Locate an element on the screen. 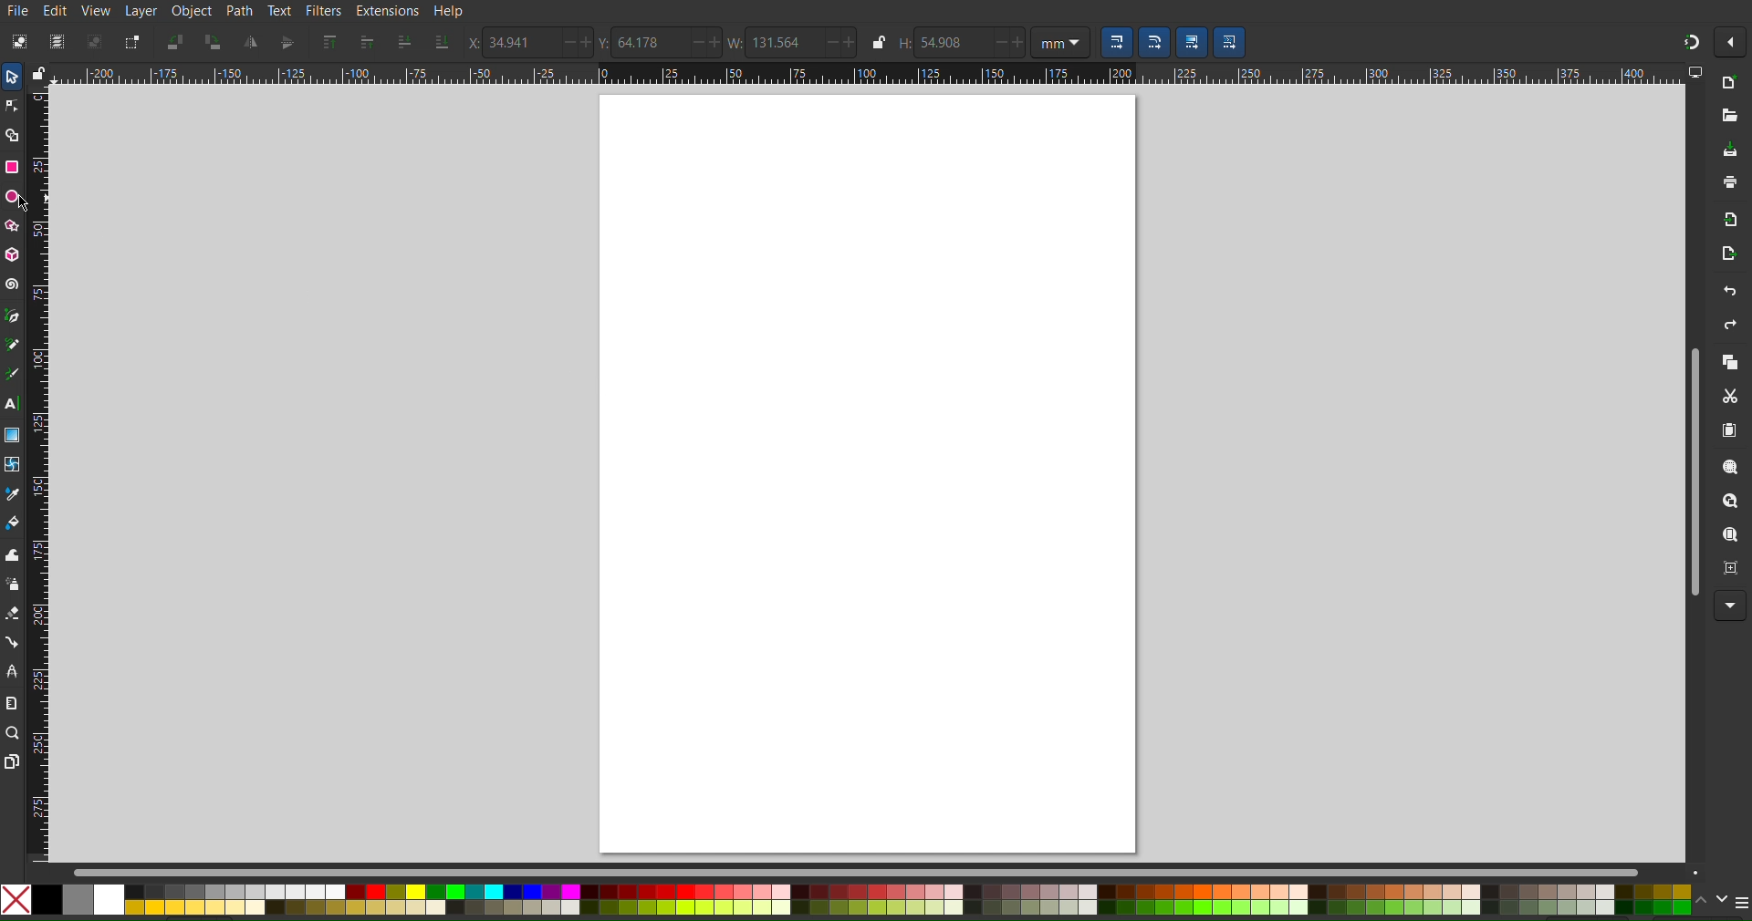  lock is located at coordinates (37, 71).